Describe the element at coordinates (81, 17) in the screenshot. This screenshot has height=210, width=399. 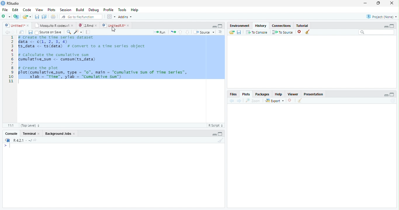
I see `Go to file/function` at that location.